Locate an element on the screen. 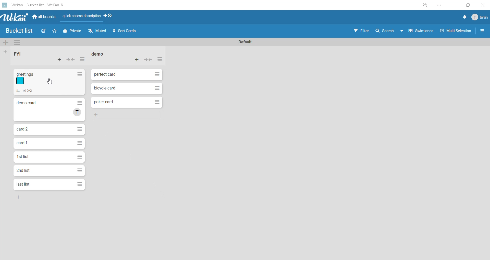 This screenshot has width=490, height=260. edit is located at coordinates (44, 31).